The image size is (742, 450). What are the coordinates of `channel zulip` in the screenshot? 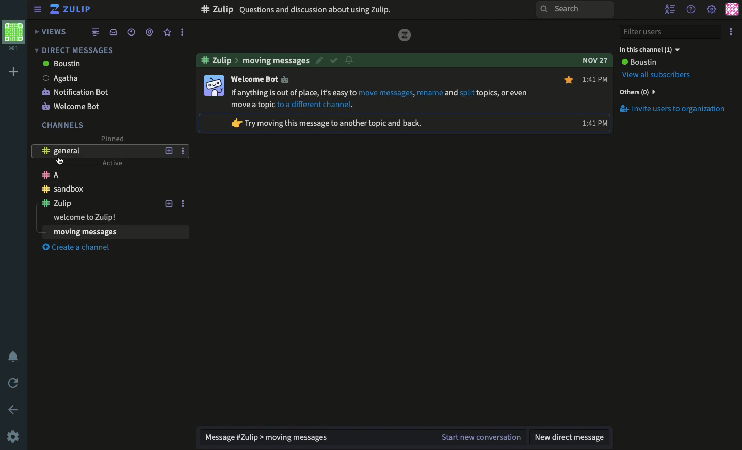 It's located at (100, 204).